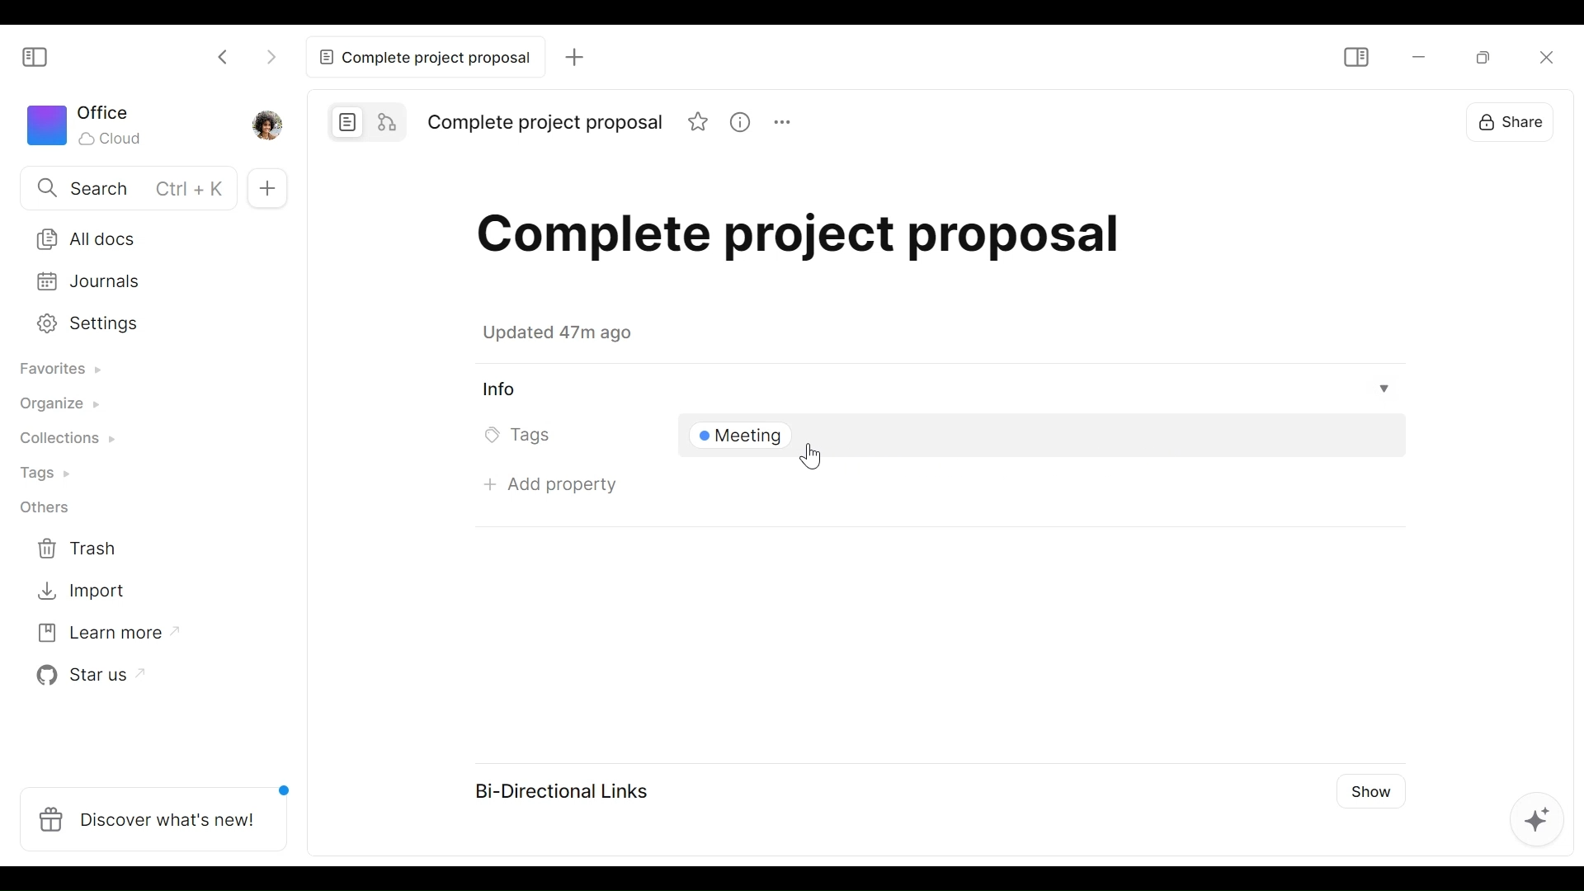 The image size is (1584, 891). I want to click on Add Tab, so click(268, 186).